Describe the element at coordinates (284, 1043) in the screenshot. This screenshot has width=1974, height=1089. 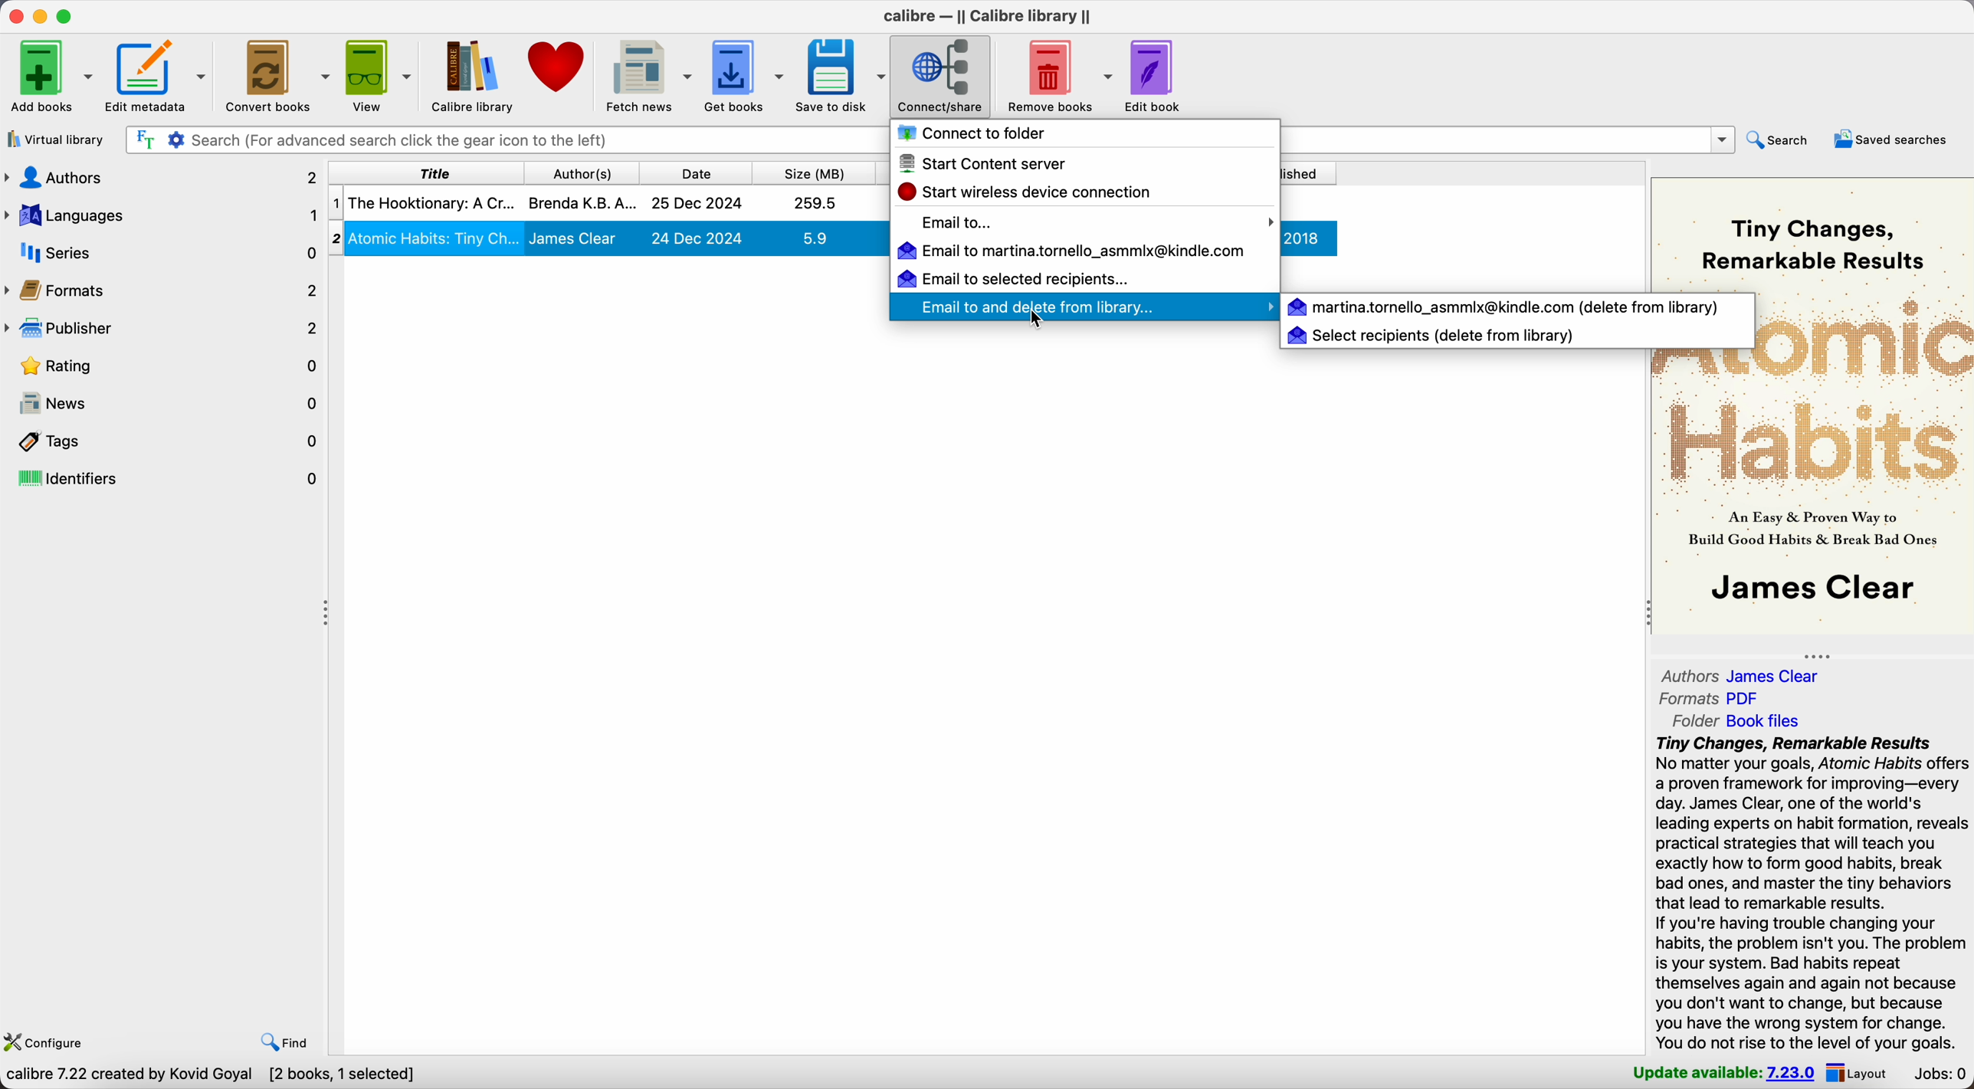
I see `find` at that location.